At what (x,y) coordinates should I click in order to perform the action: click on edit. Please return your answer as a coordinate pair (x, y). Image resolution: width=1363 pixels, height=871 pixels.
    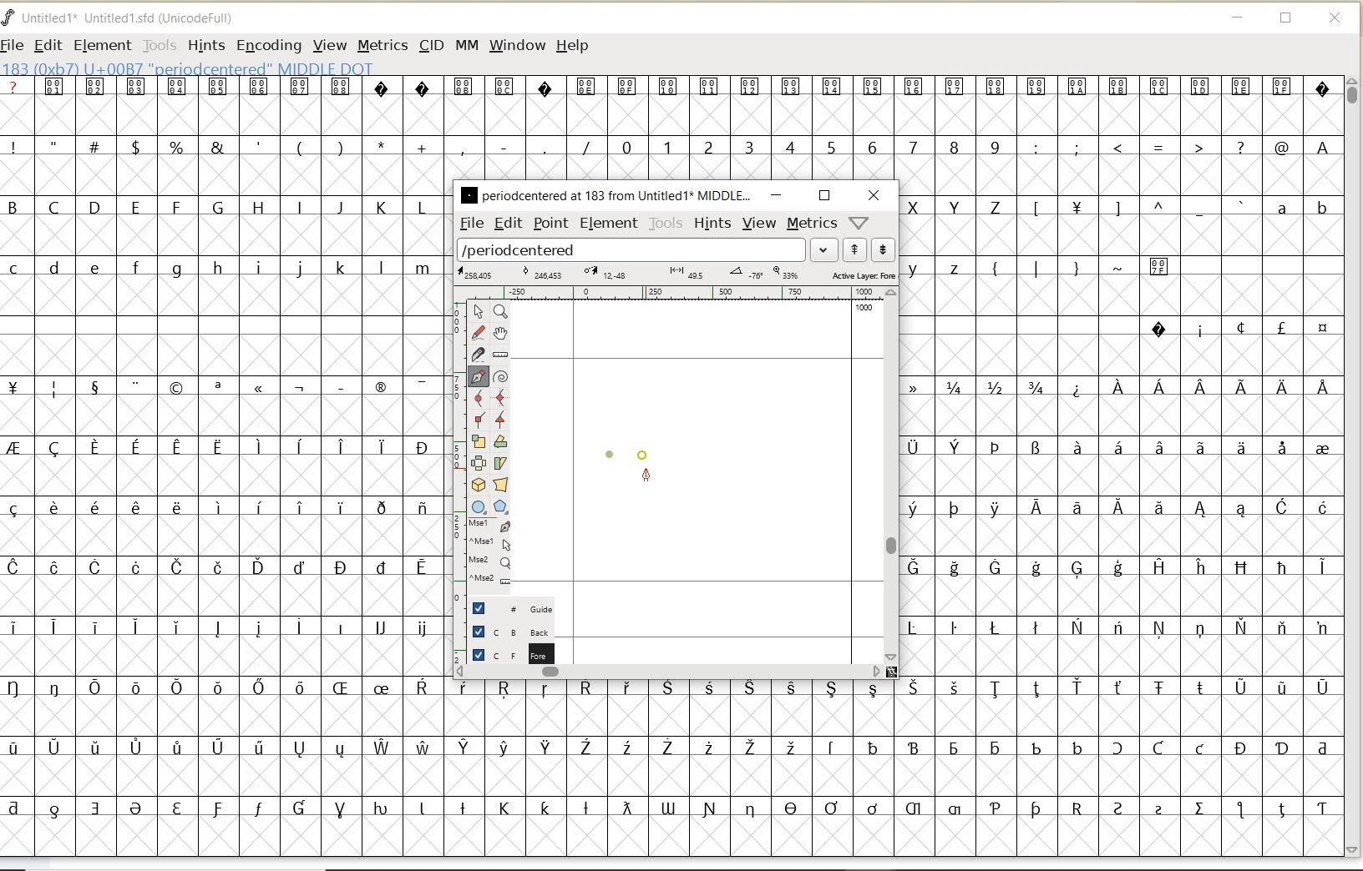
    Looking at the image, I should click on (507, 223).